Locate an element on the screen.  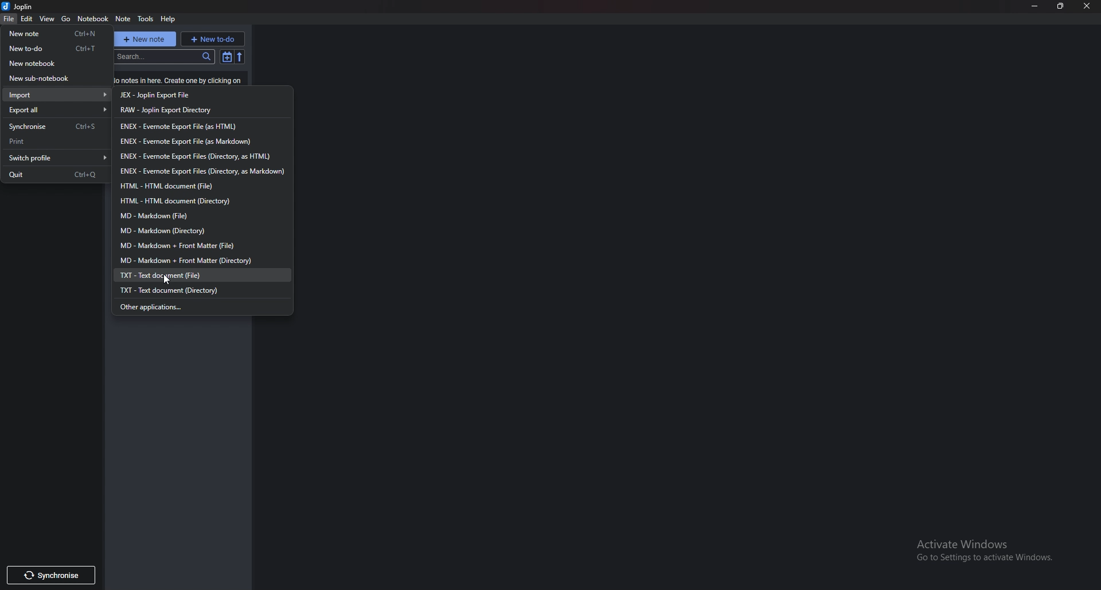
Reverse sort order is located at coordinates (240, 57).